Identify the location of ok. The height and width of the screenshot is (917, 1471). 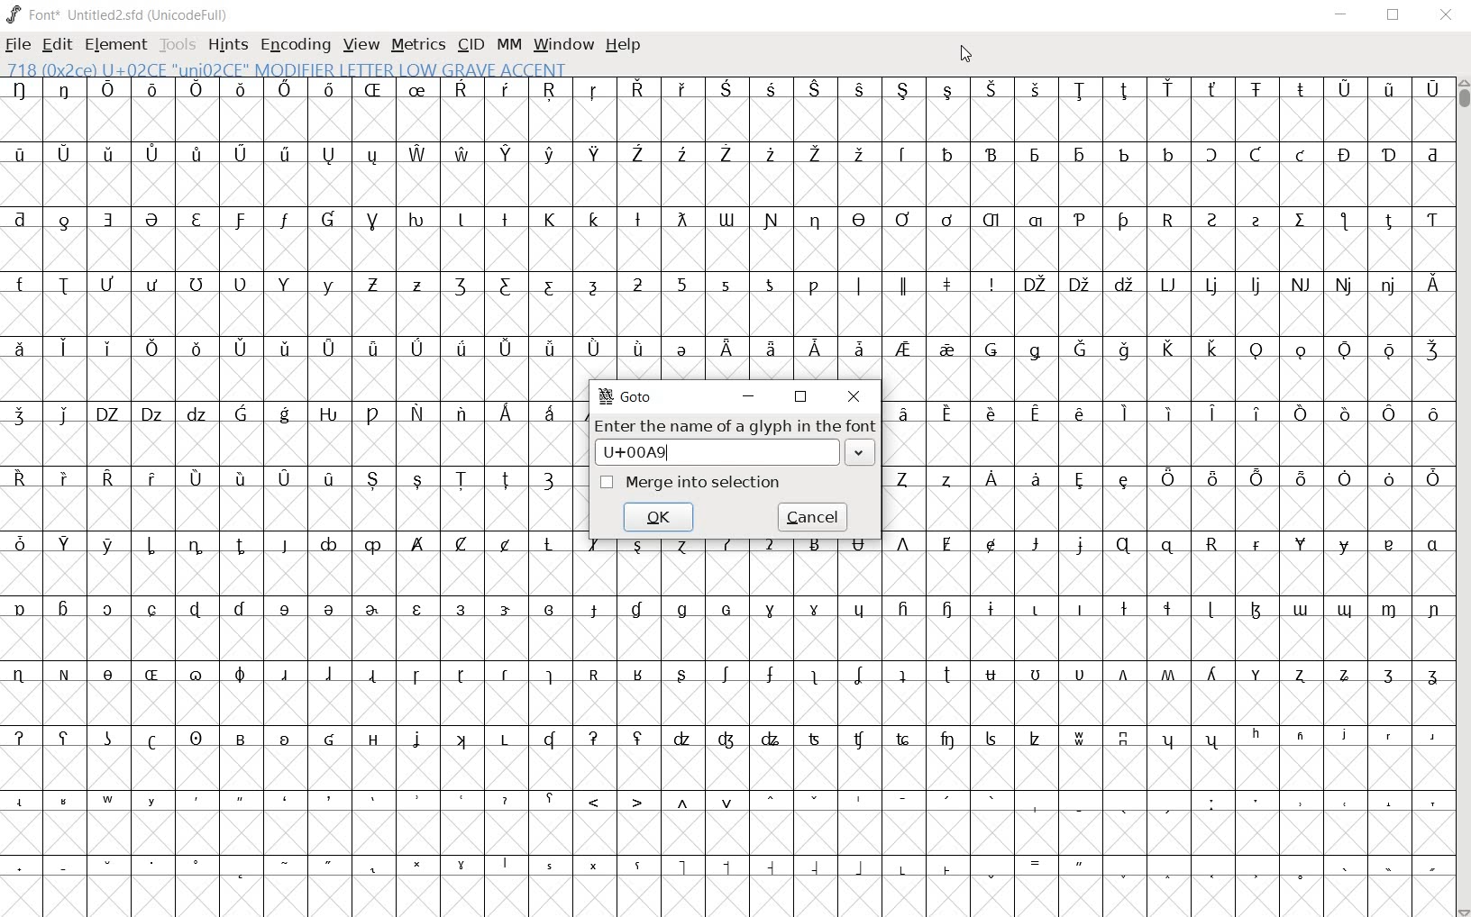
(660, 515).